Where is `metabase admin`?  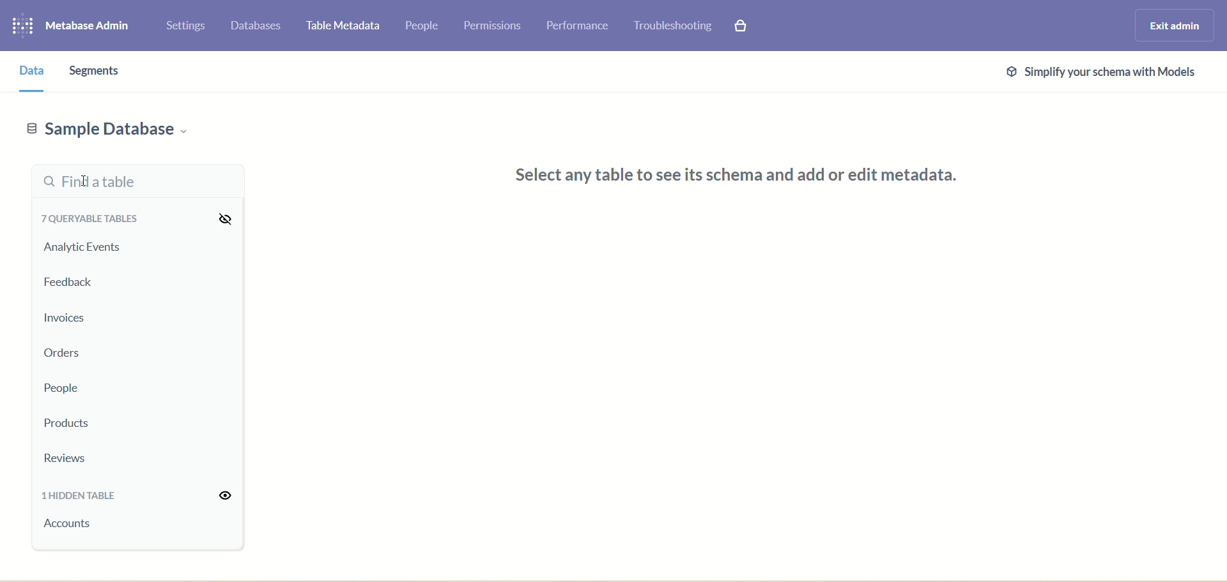
metabase admin is located at coordinates (89, 26).